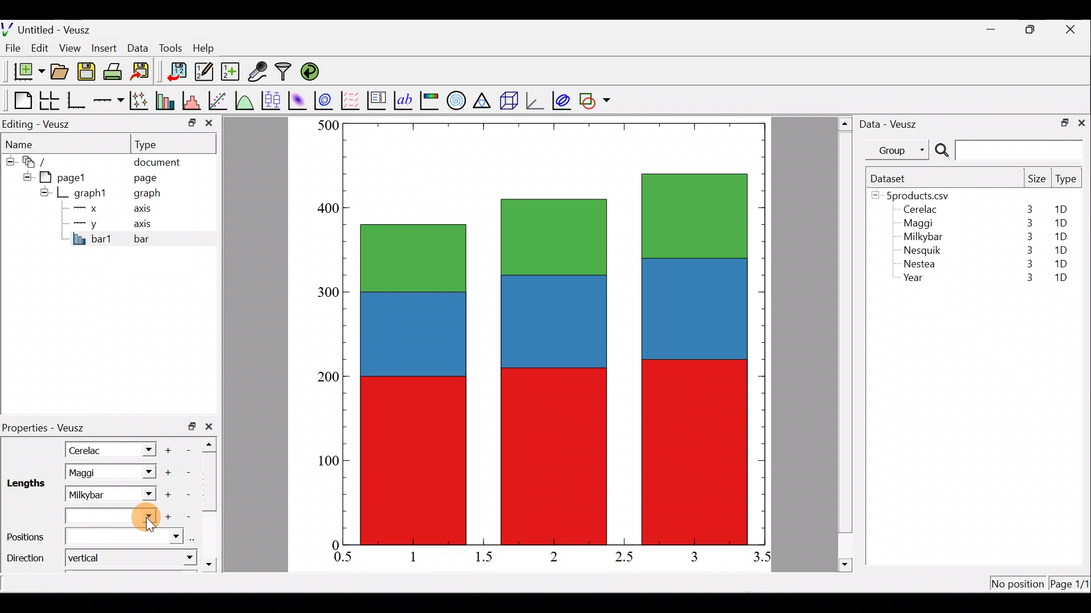 This screenshot has height=613, width=1091. I want to click on Year, so click(916, 280).